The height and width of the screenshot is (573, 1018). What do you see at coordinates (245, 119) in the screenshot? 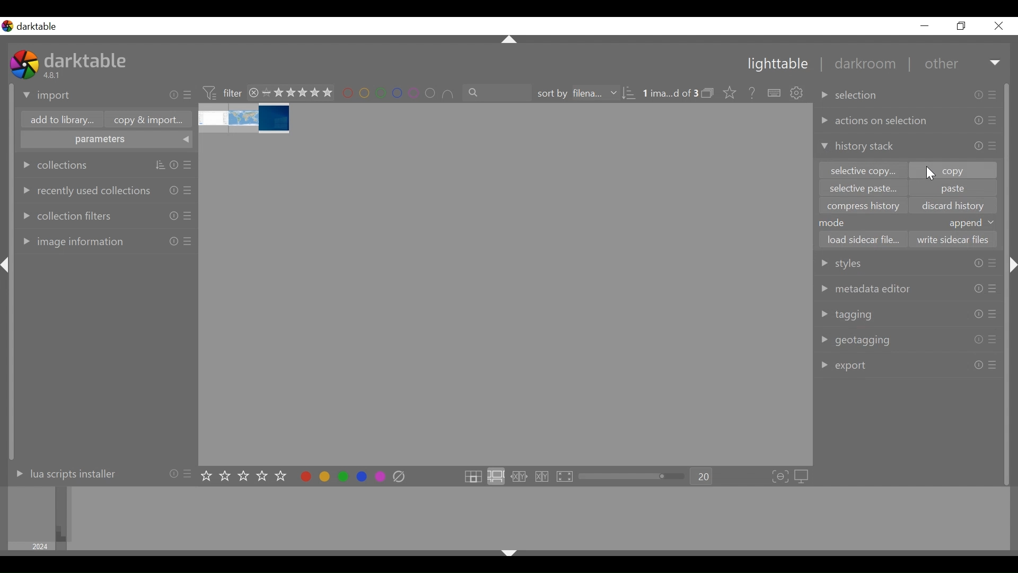
I see `image stack` at bounding box center [245, 119].